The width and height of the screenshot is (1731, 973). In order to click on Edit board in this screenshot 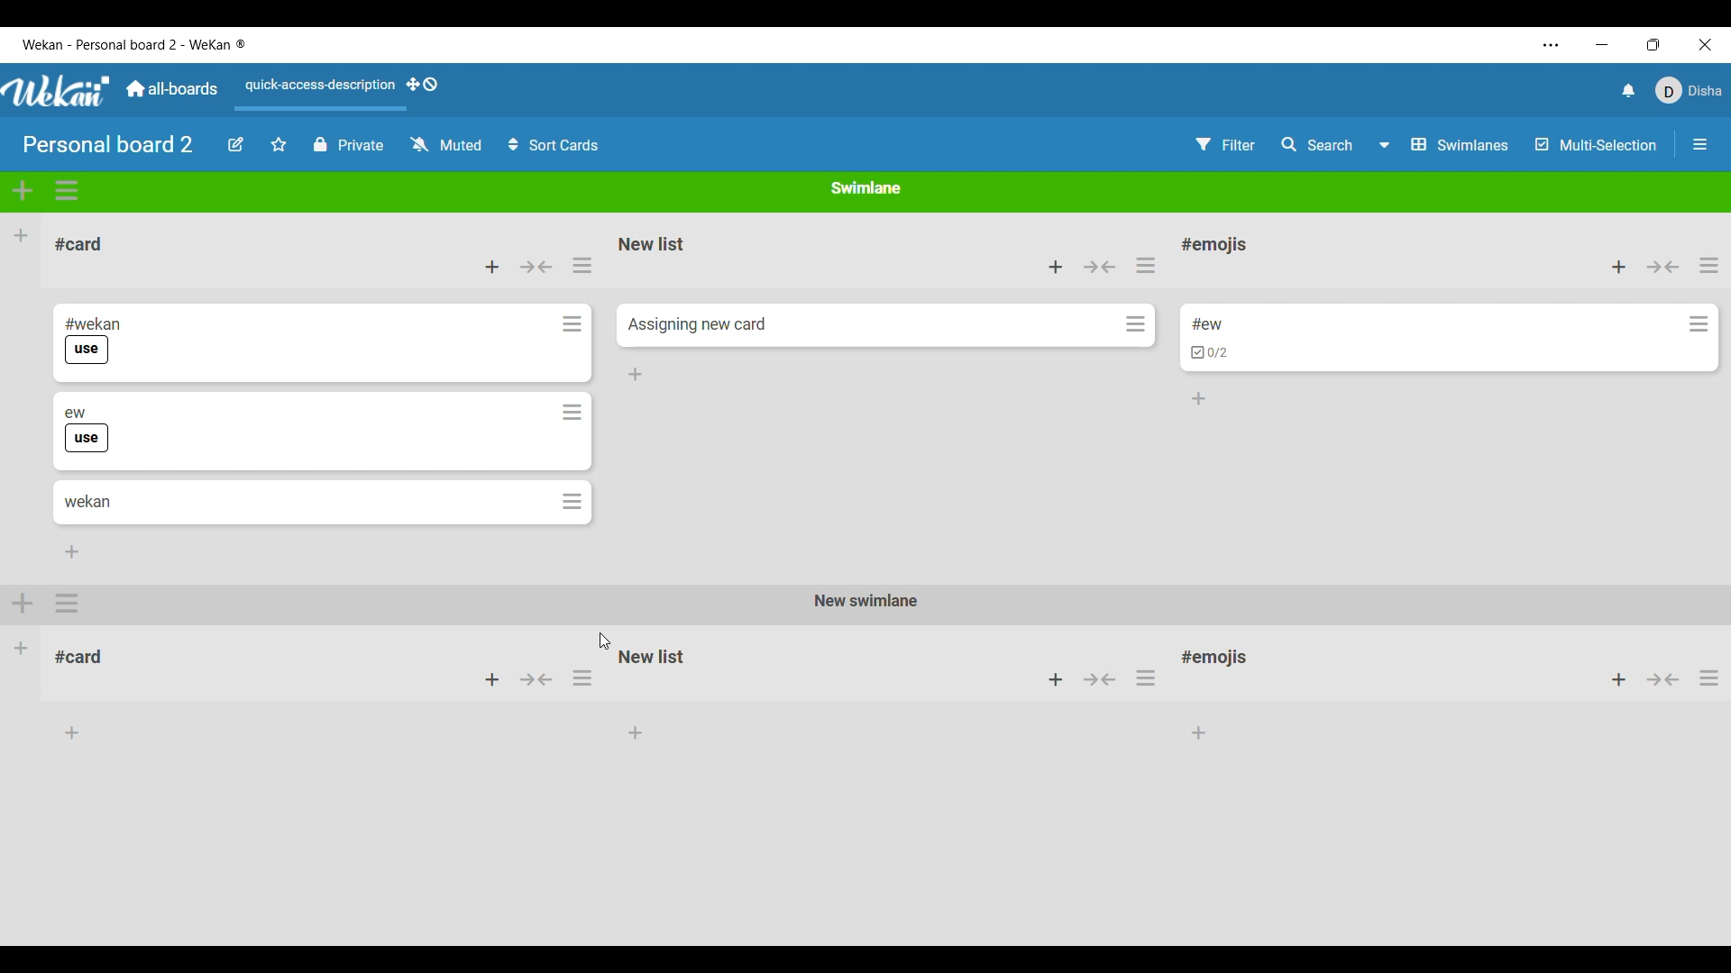, I will do `click(236, 144)`.